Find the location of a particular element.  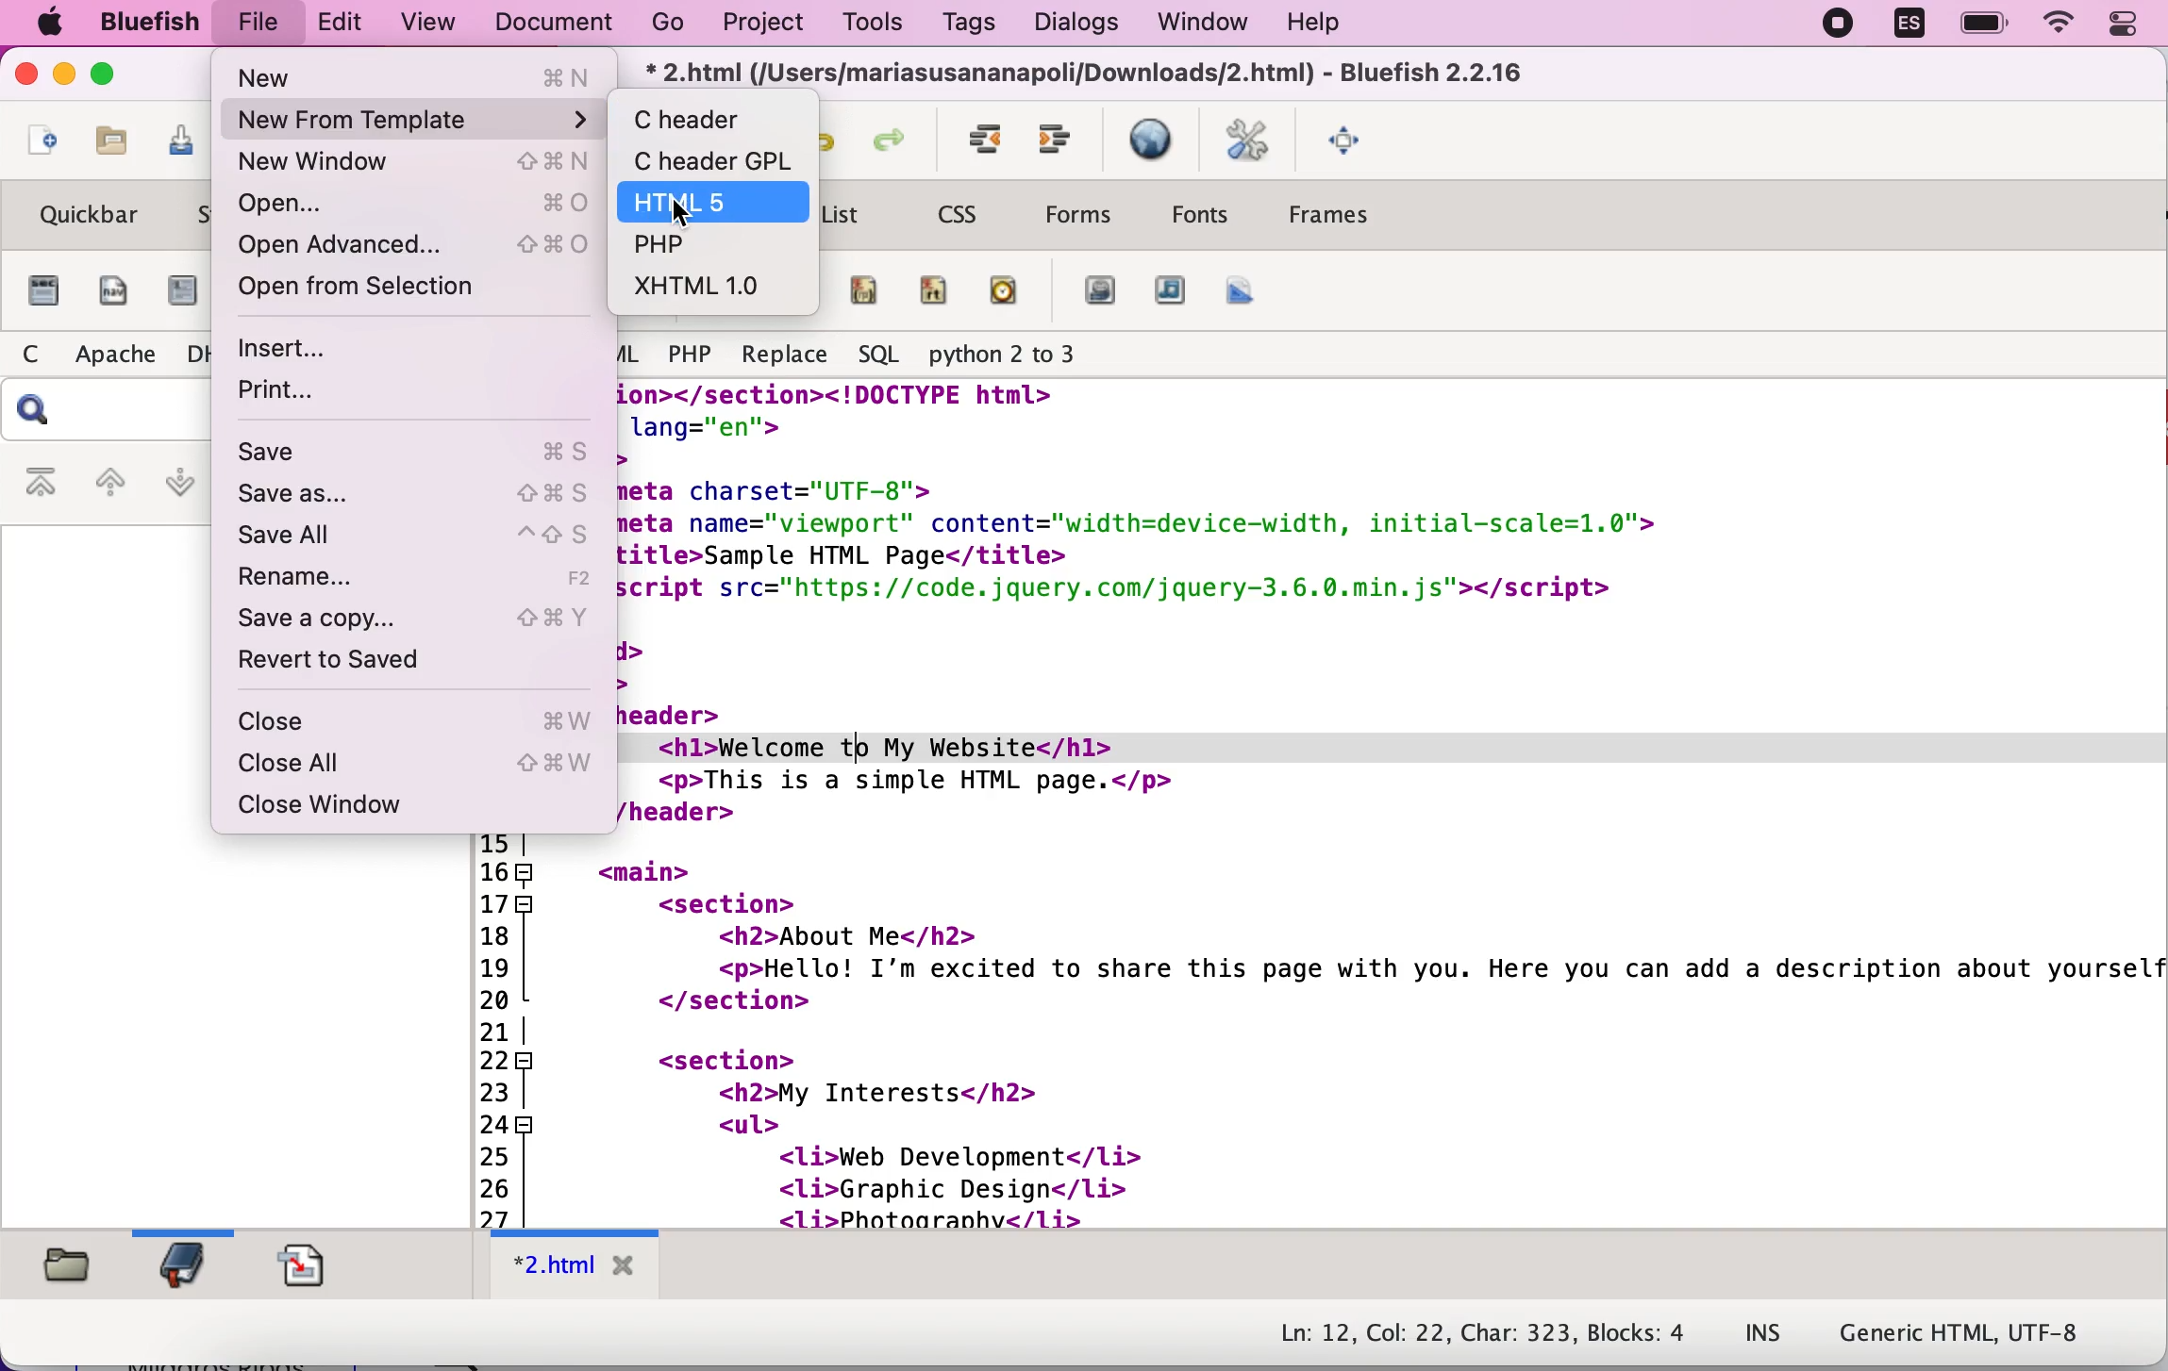

battery is located at coordinates (1982, 24).